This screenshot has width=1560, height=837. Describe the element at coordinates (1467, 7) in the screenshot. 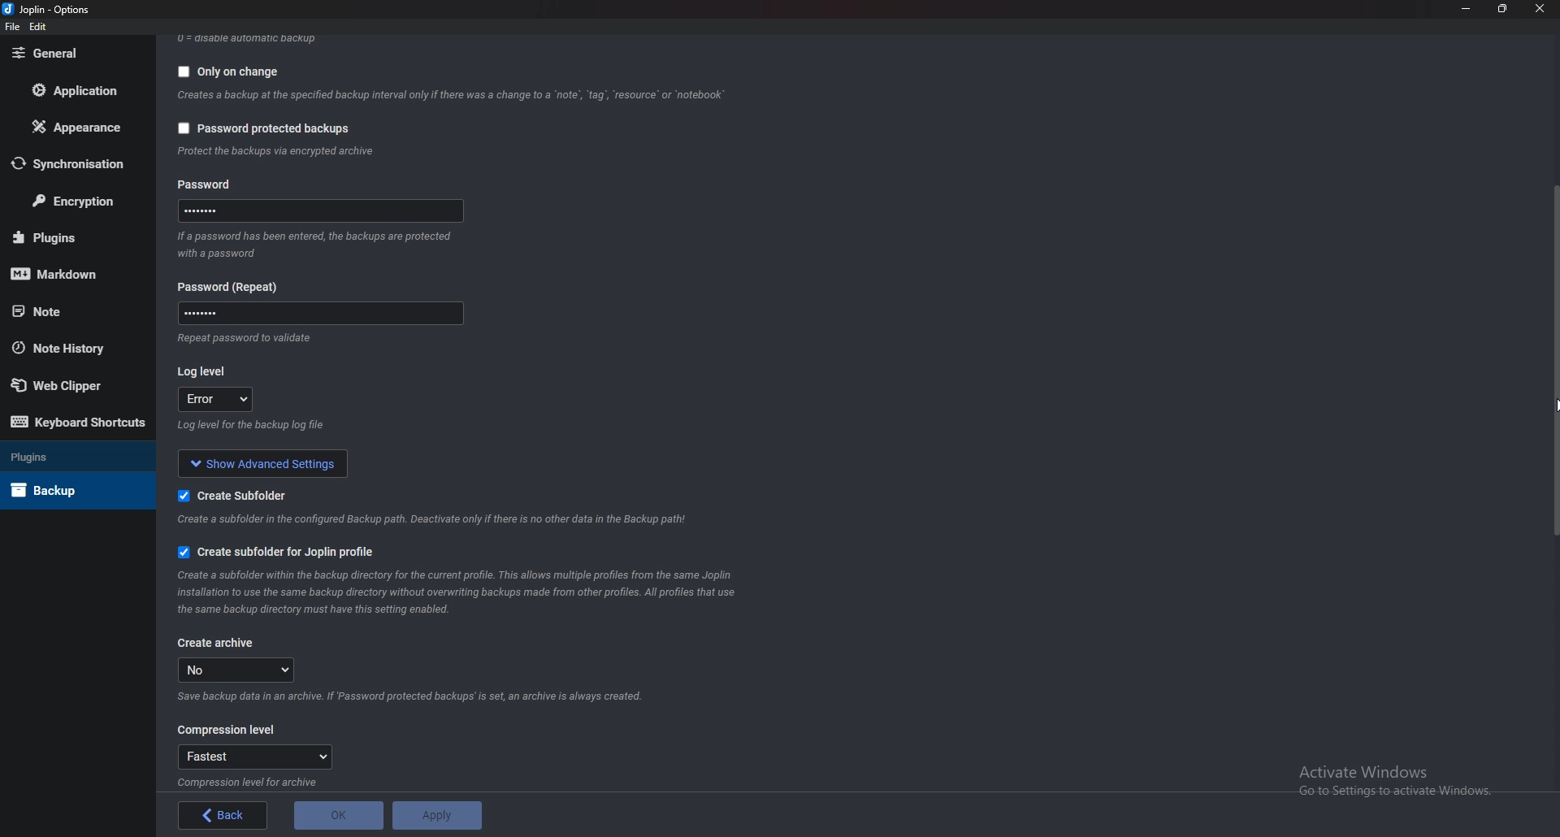

I see `Minimize` at that location.